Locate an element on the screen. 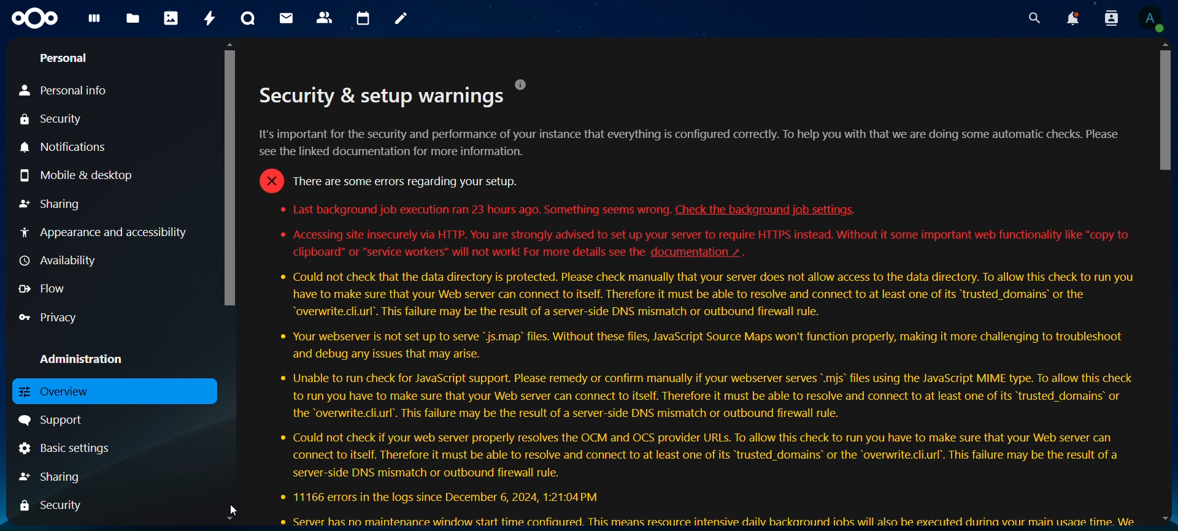 The height and width of the screenshot is (531, 1178). administration is located at coordinates (88, 361).